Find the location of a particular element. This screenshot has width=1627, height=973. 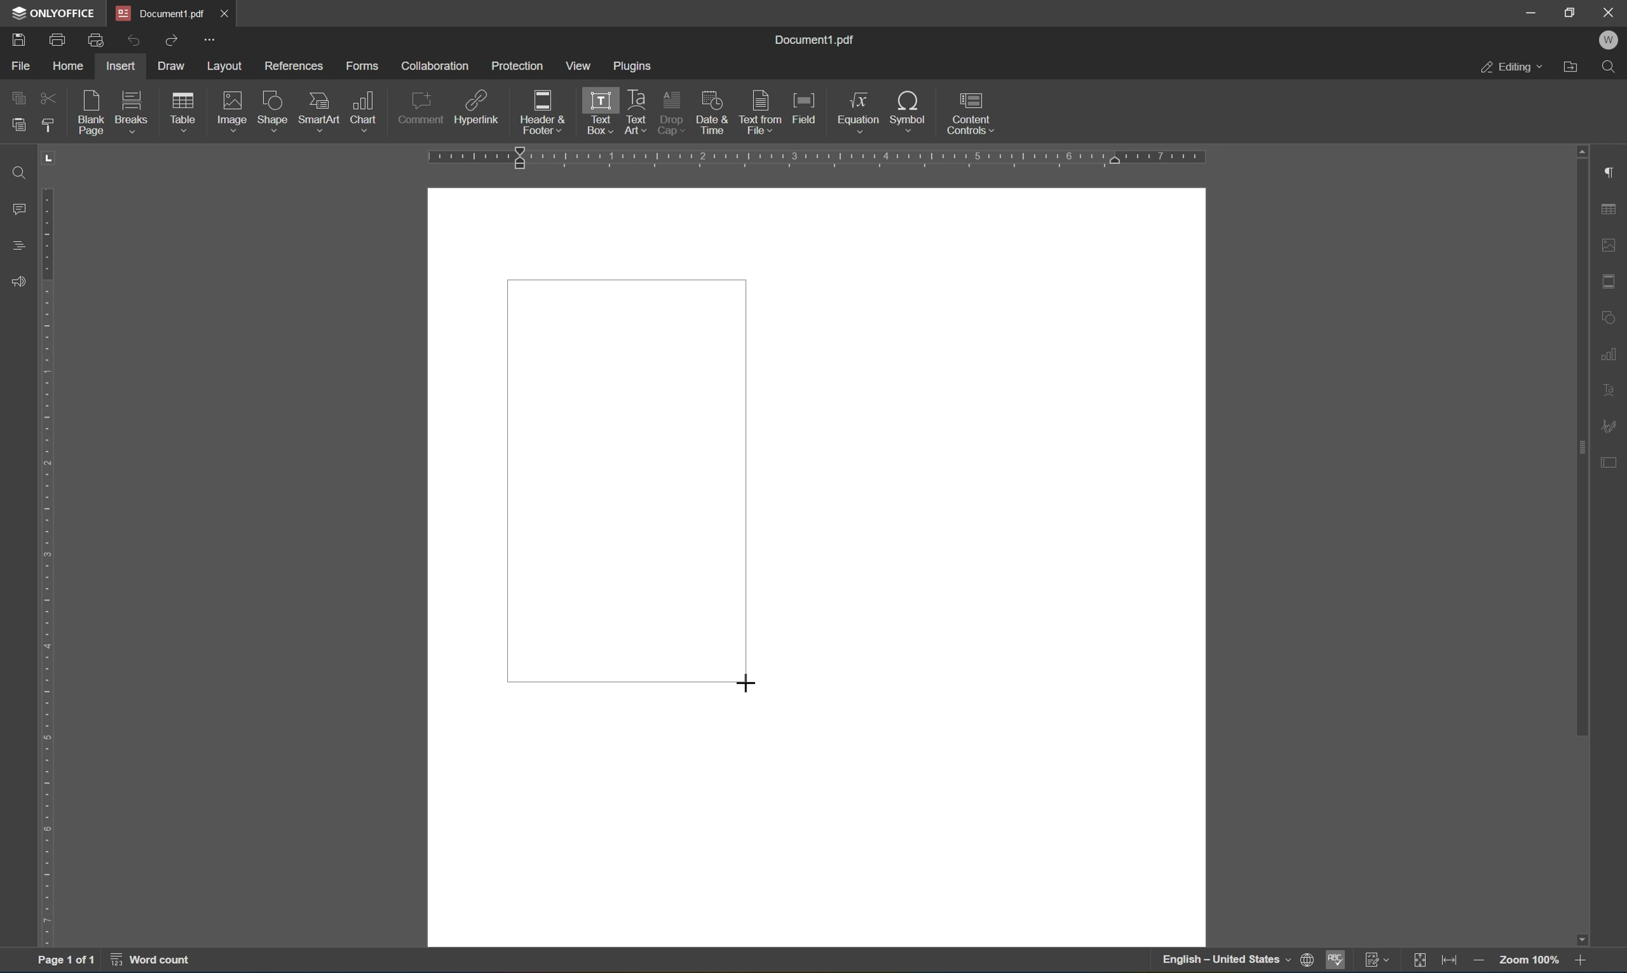

english - united states is located at coordinates (1227, 961).